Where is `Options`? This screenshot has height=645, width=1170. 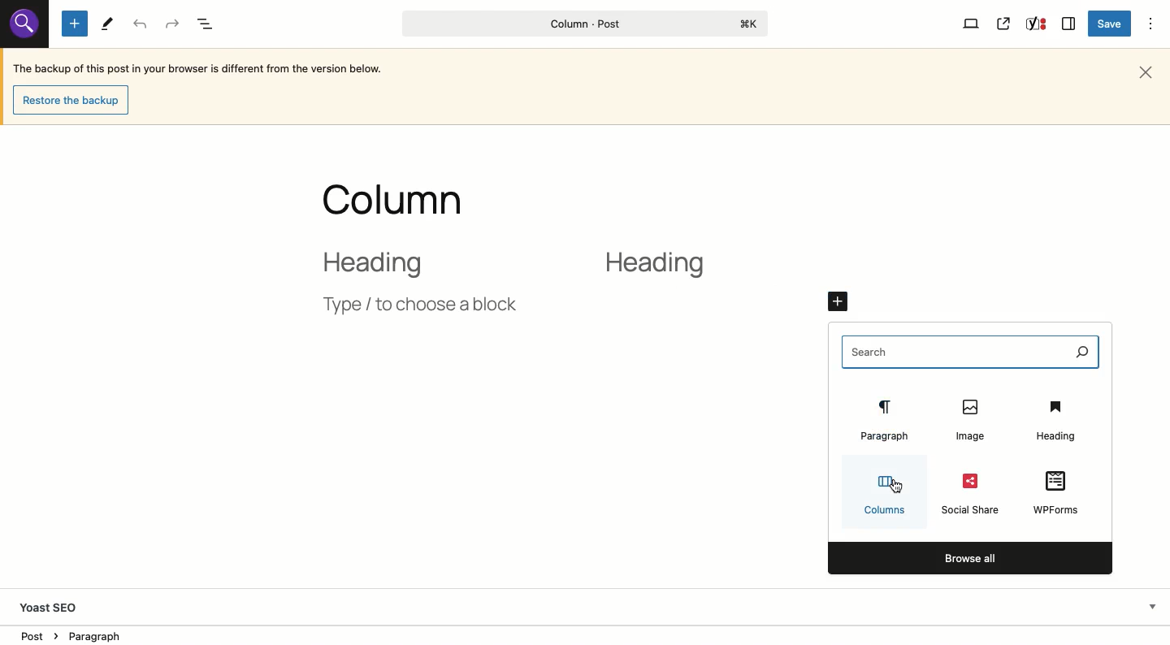 Options is located at coordinates (1152, 23).